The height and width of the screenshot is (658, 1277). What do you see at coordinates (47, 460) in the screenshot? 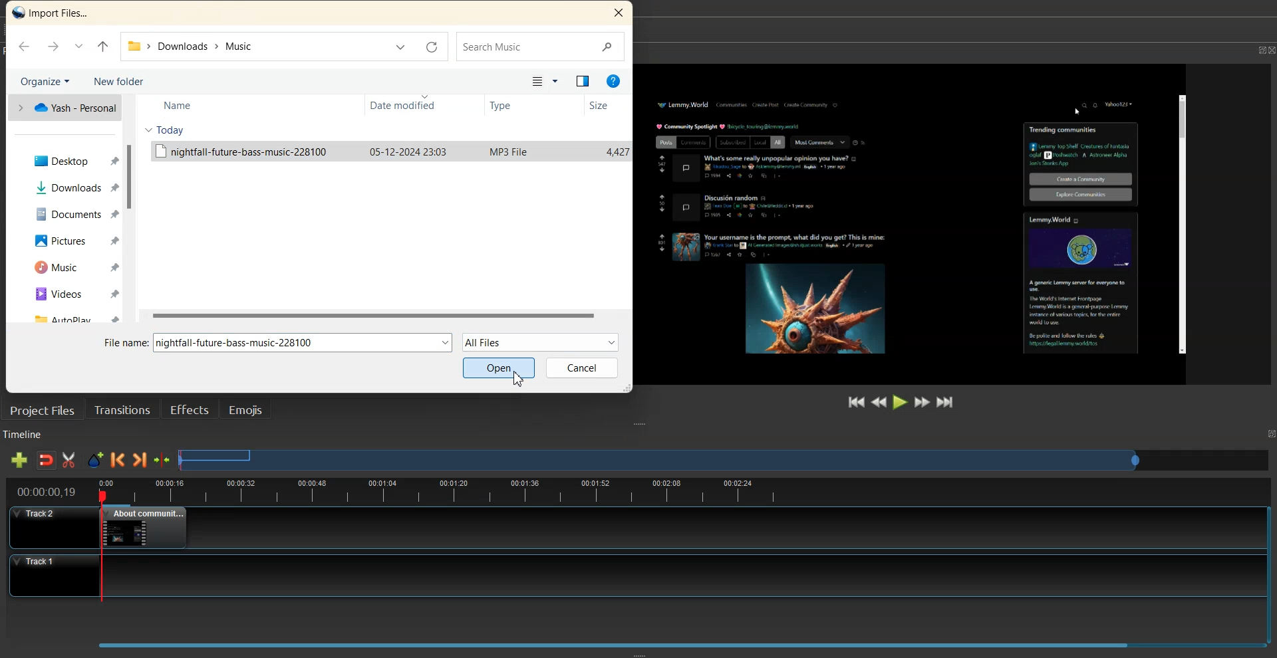
I see `Disable snaping` at bounding box center [47, 460].